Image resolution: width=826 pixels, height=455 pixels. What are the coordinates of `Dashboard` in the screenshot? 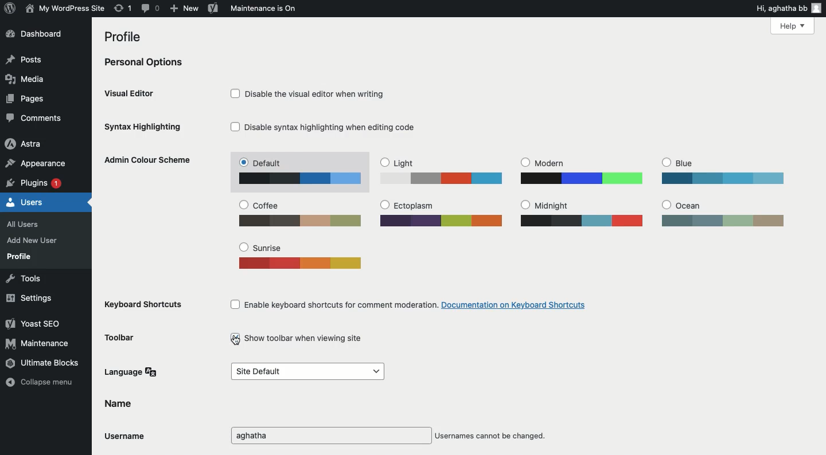 It's located at (34, 34).